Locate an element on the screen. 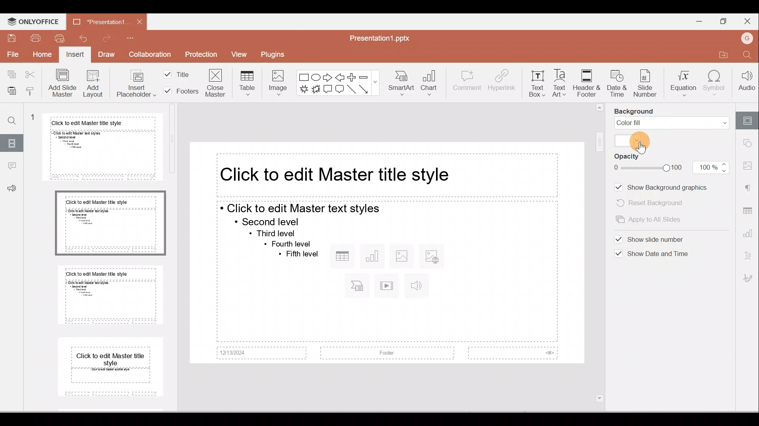  Quick print is located at coordinates (60, 38).